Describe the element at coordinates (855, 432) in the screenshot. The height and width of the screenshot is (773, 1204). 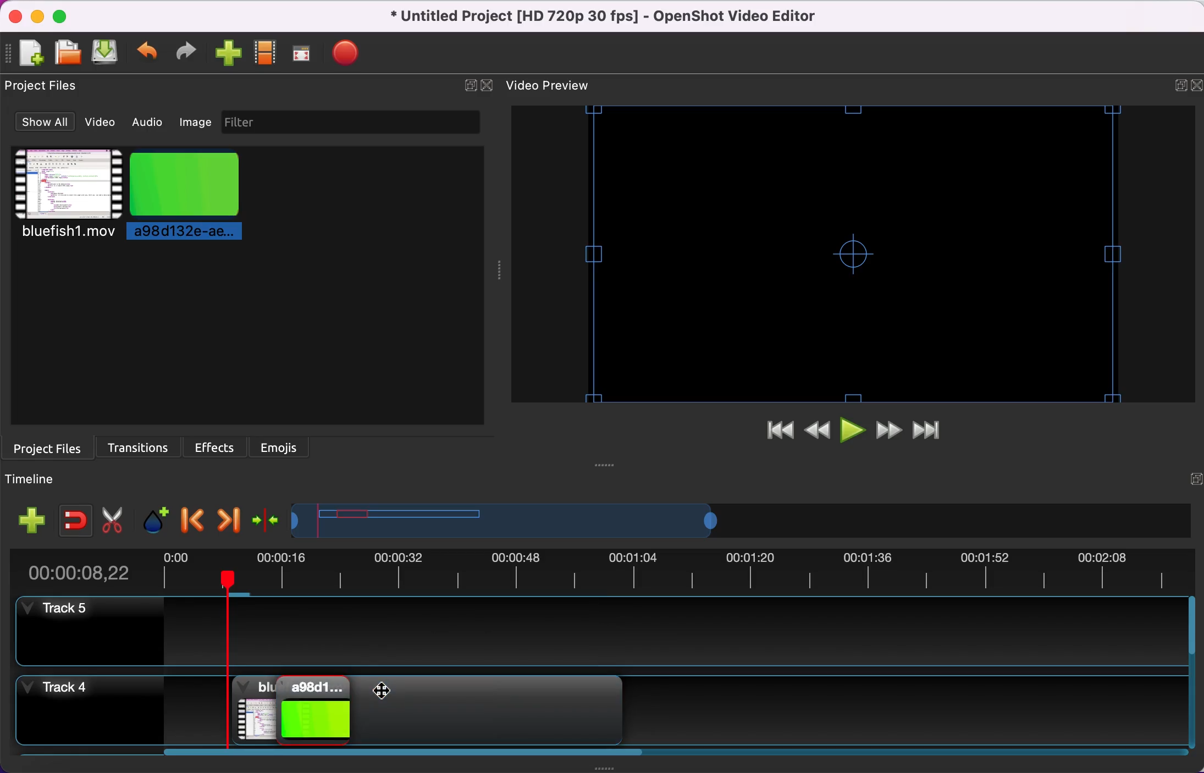
I see `play` at that location.